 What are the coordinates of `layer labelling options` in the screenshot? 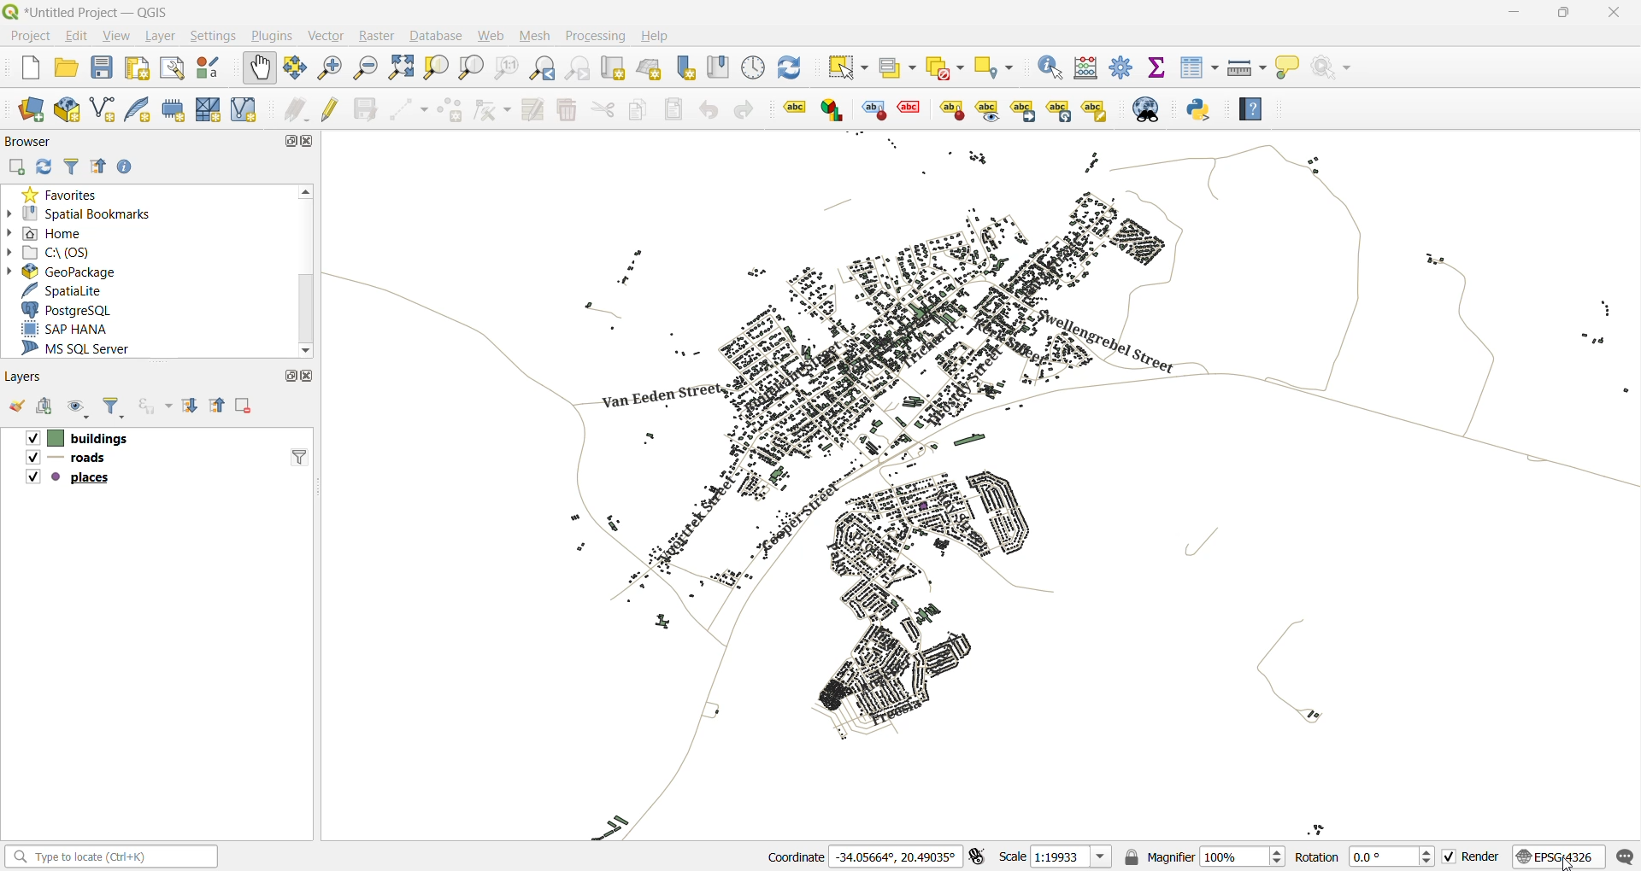 It's located at (795, 107).